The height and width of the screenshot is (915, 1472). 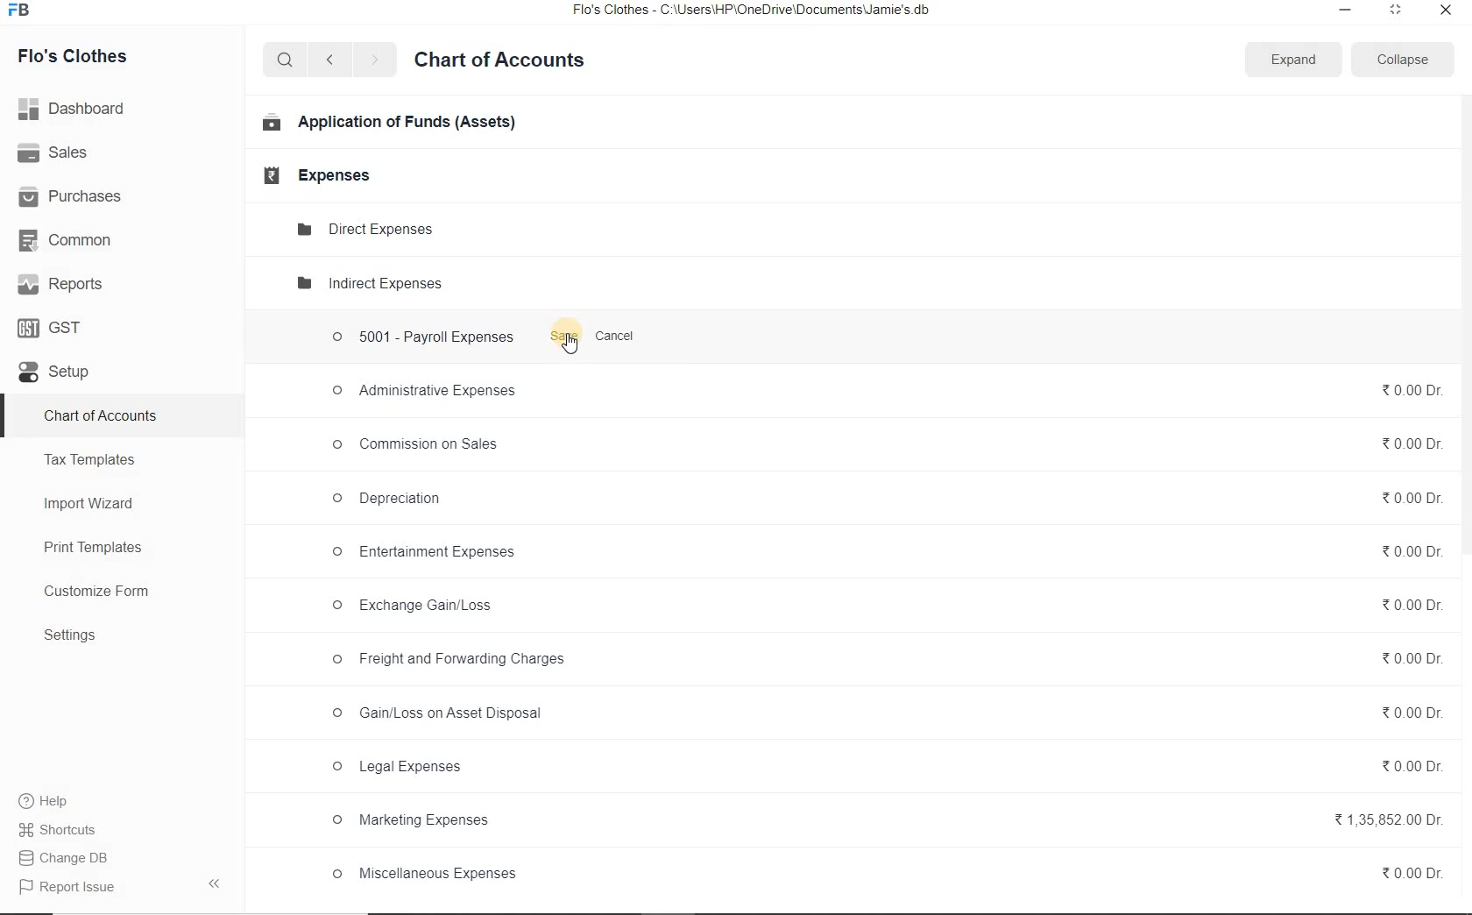 What do you see at coordinates (70, 635) in the screenshot?
I see `Settings` at bounding box center [70, 635].